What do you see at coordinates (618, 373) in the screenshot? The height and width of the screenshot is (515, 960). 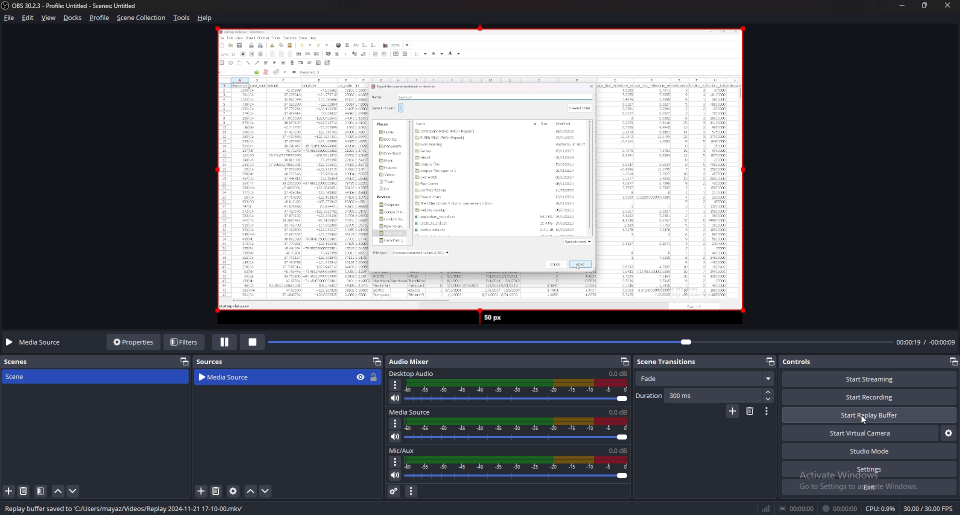 I see `0.0db` at bounding box center [618, 373].